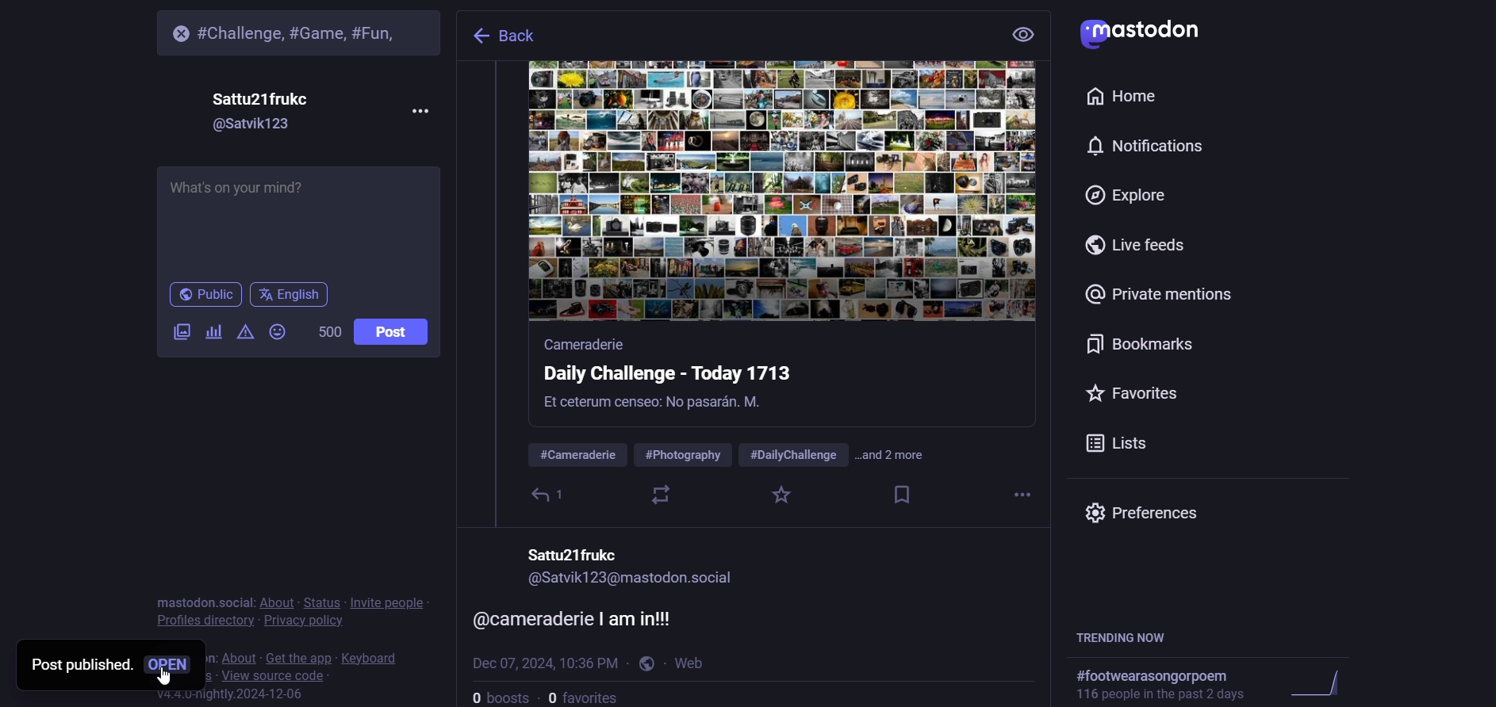 The image size is (1496, 707). Describe the element at coordinates (277, 334) in the screenshot. I see `emoji` at that location.